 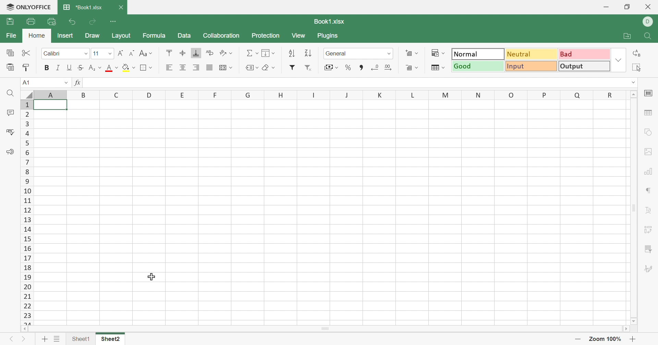 I want to click on Layout, so click(x=122, y=35).